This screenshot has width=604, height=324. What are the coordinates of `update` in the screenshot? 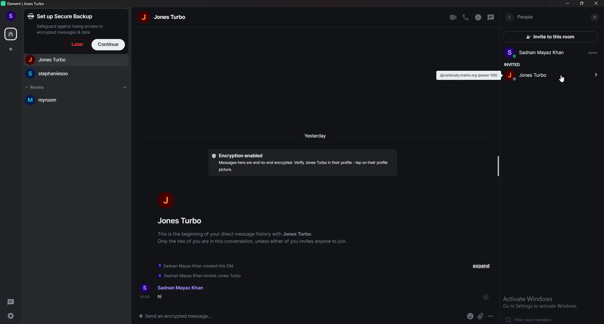 It's located at (198, 270).